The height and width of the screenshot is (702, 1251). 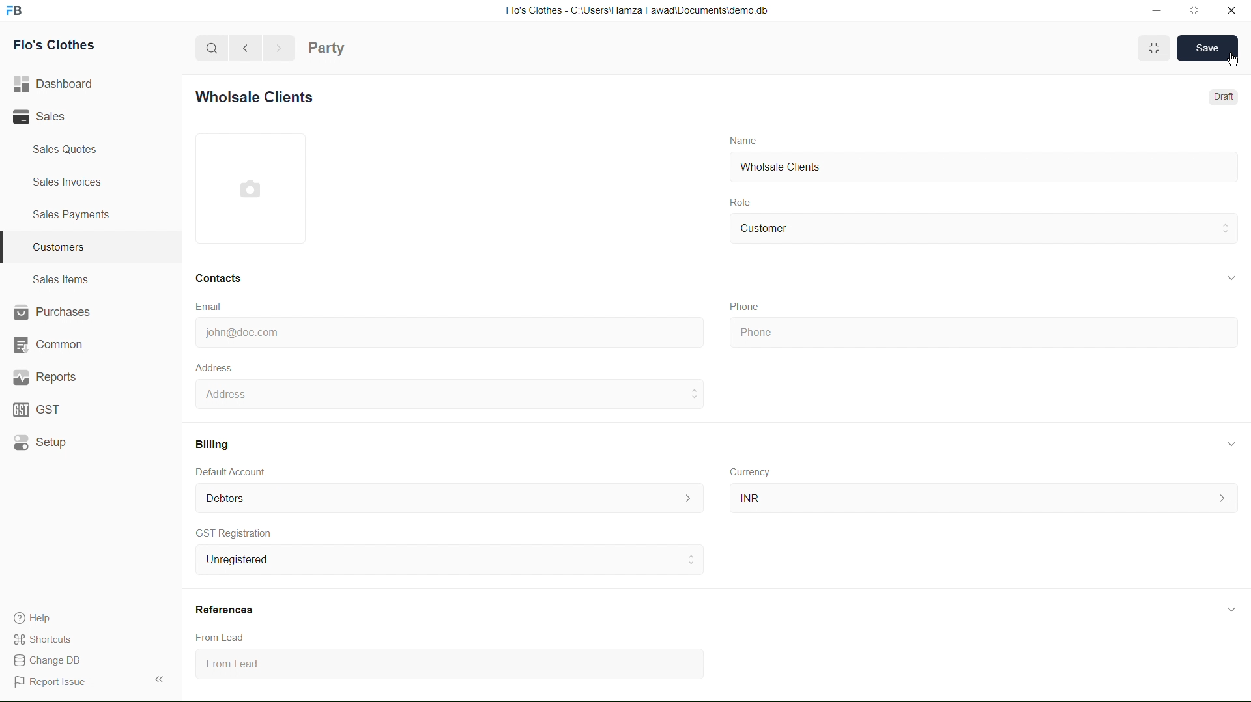 I want to click on Frappebooks logo, so click(x=21, y=12).